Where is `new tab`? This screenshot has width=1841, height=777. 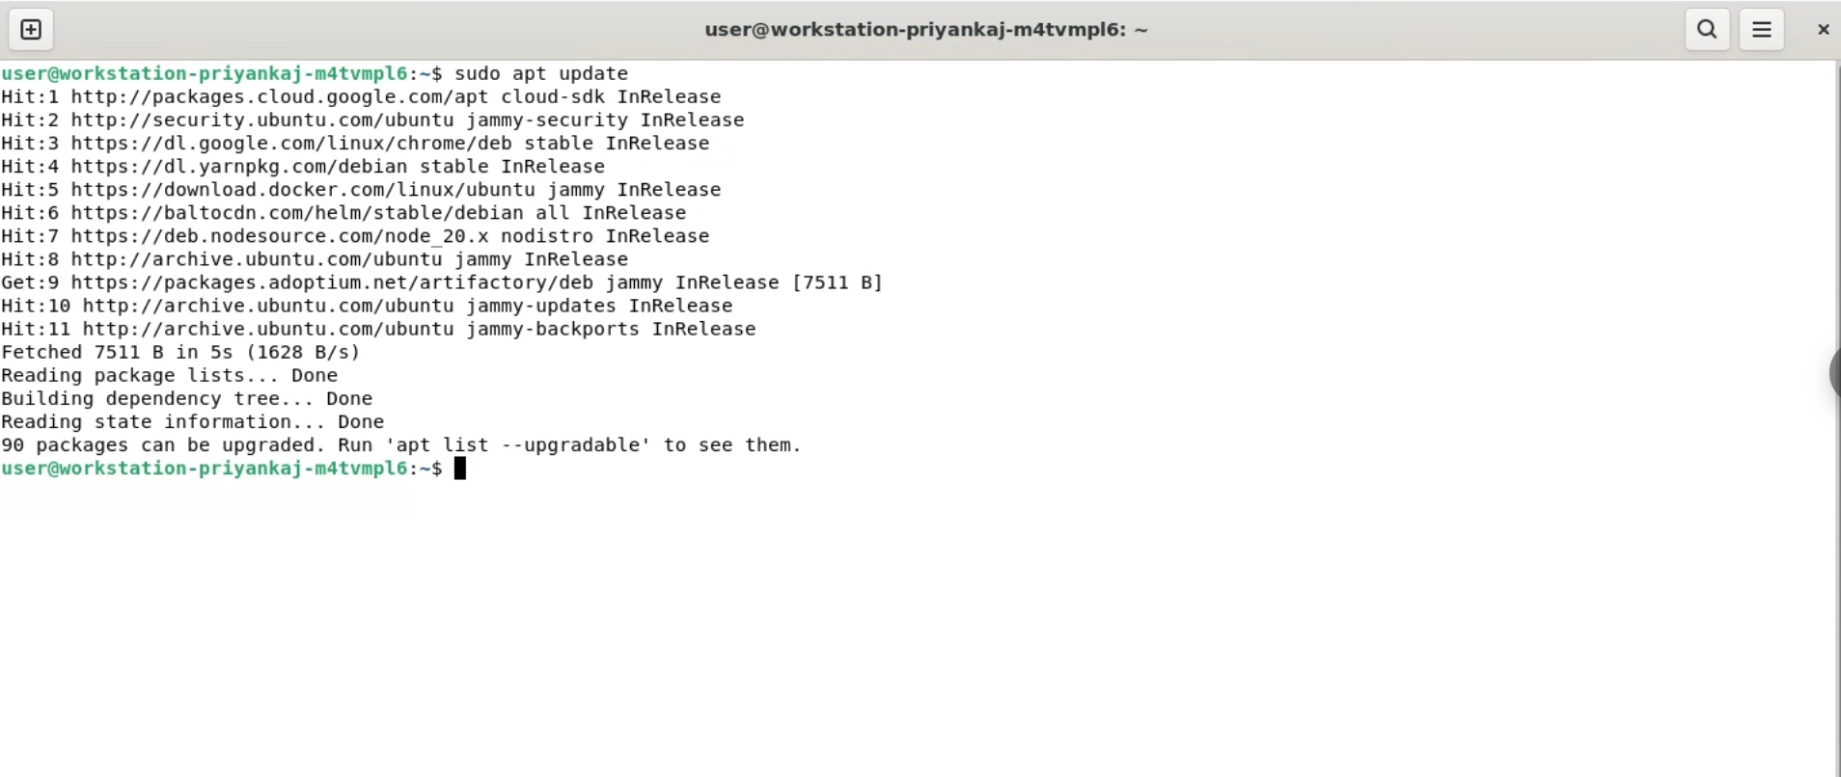 new tab is located at coordinates (31, 31).